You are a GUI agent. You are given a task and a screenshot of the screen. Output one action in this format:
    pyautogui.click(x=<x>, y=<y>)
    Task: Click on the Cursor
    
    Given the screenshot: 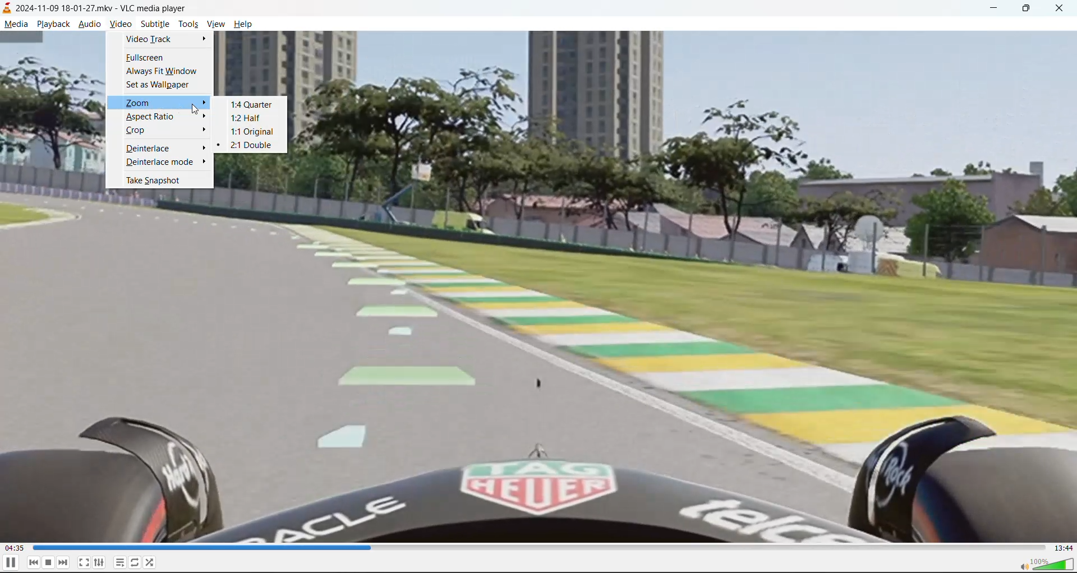 What is the action you would take?
    pyautogui.click(x=195, y=109)
    